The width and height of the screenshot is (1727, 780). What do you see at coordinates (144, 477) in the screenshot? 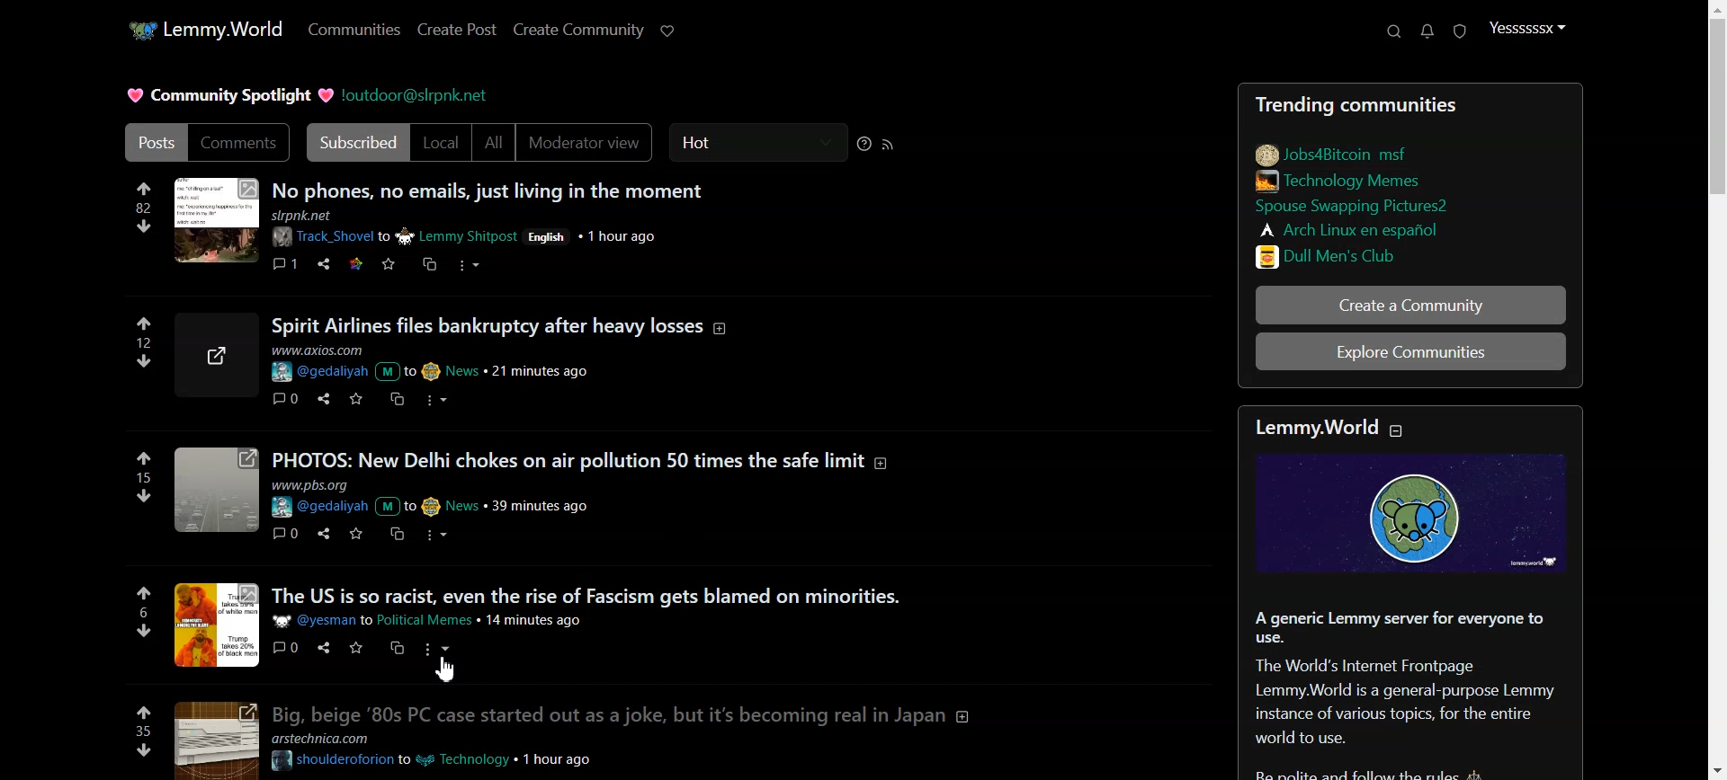
I see `numbers` at bounding box center [144, 477].